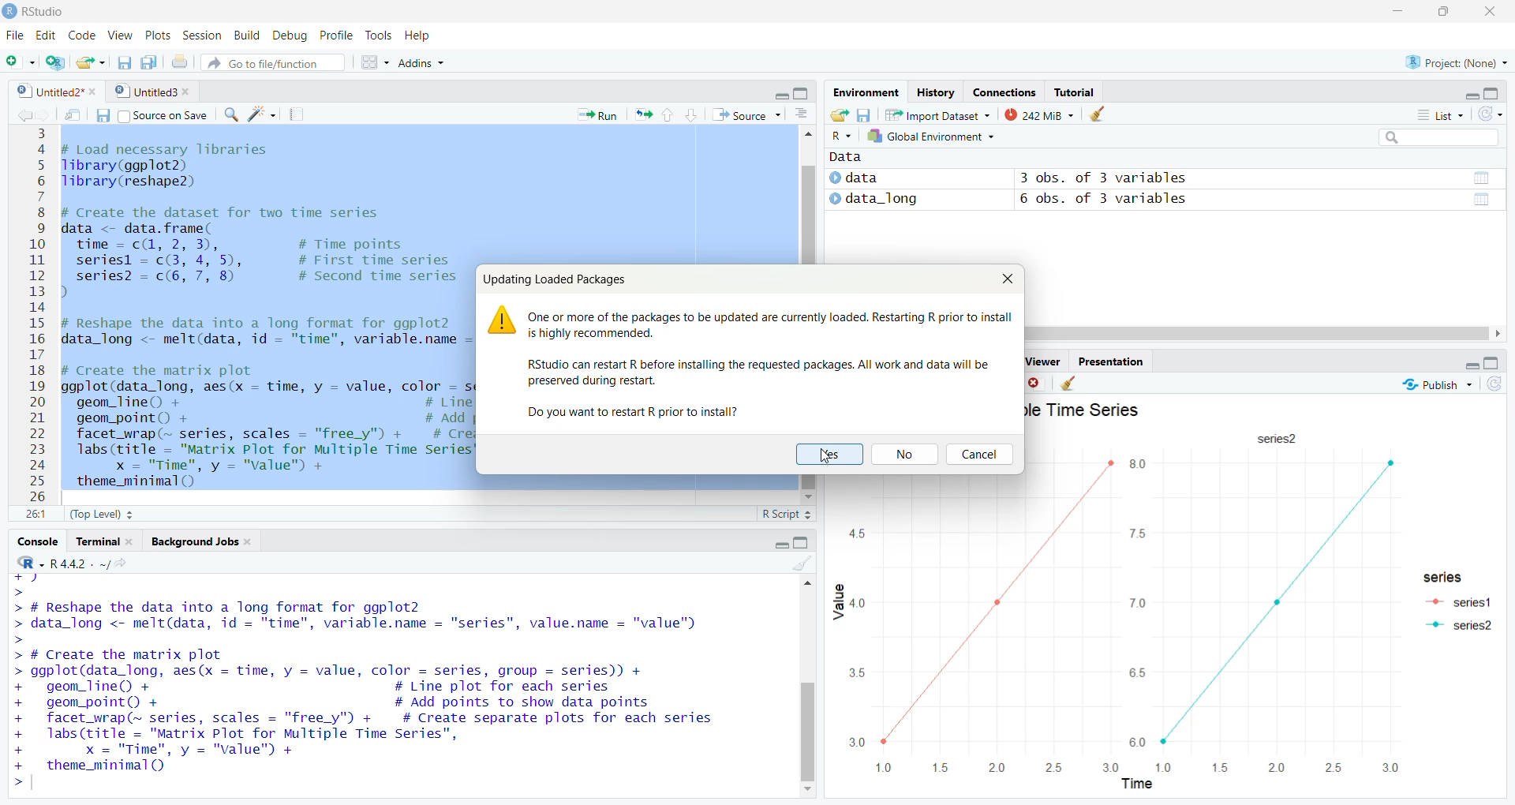  What do you see at coordinates (80, 562) in the screenshot?
I see `R442 . ~/` at bounding box center [80, 562].